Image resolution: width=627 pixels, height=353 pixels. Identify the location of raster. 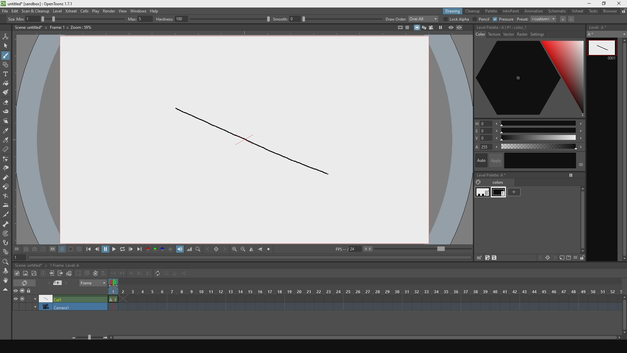
(523, 35).